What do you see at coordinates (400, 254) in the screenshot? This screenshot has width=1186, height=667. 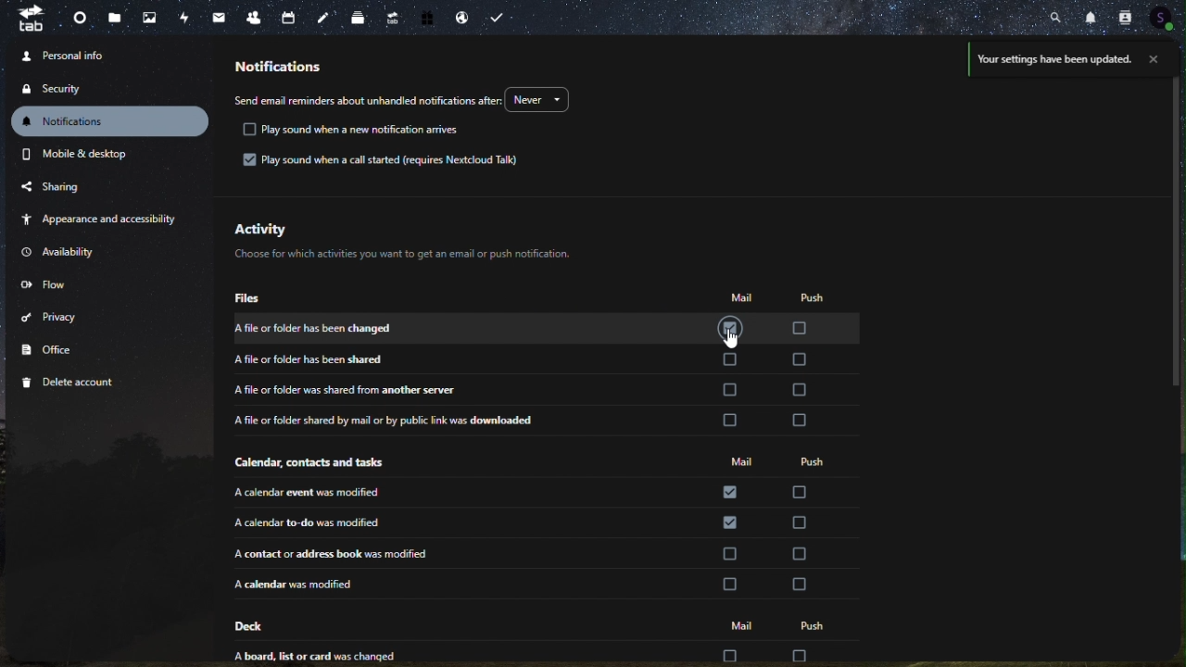 I see `text` at bounding box center [400, 254].